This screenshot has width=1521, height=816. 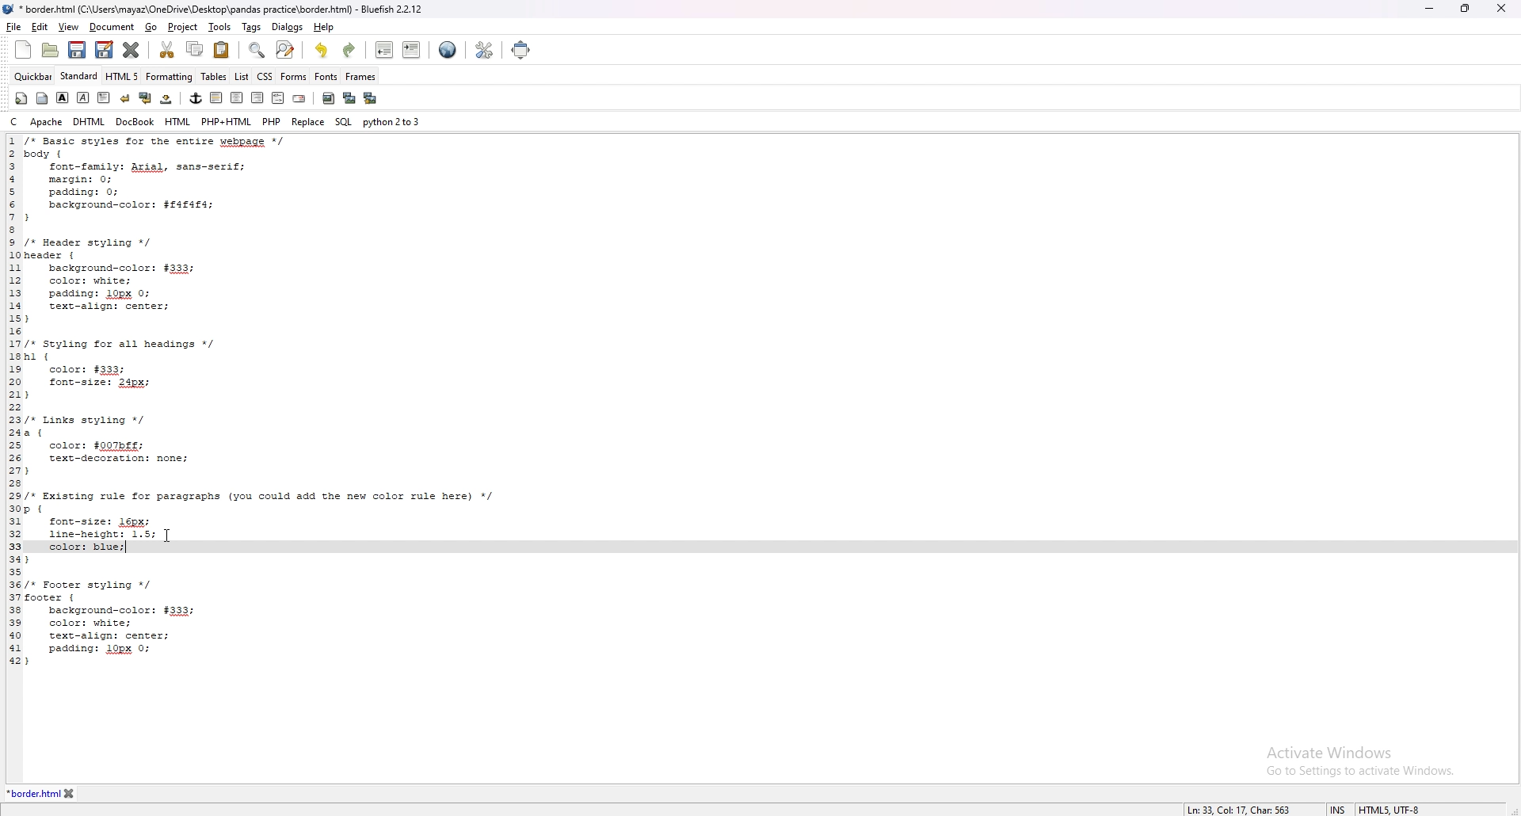 I want to click on file, so click(x=14, y=26).